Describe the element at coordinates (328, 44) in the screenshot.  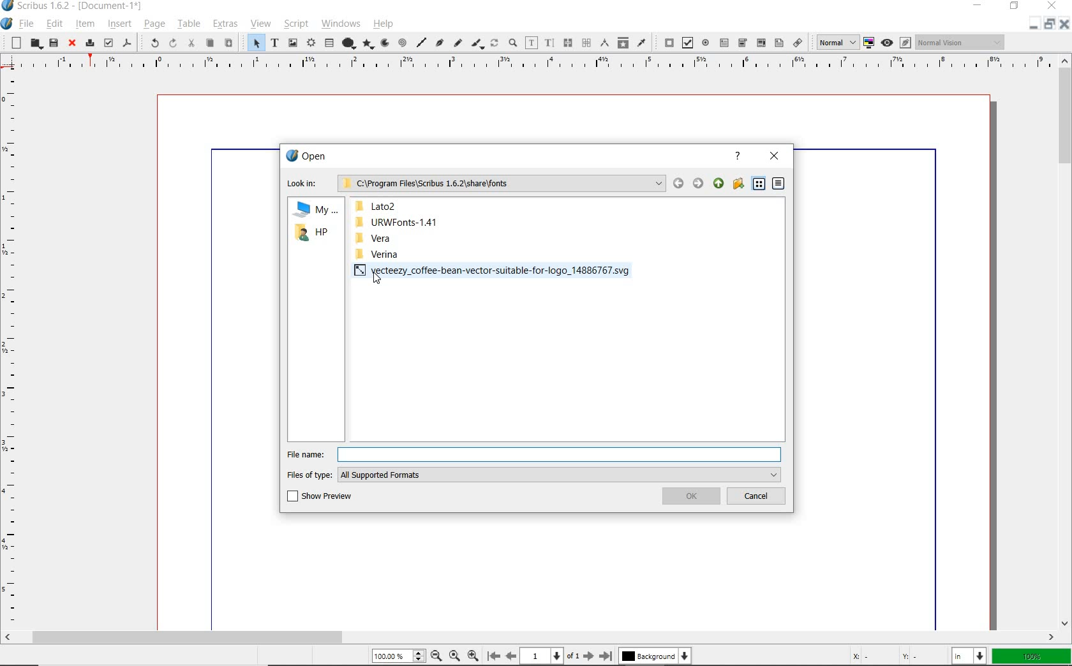
I see `table` at that location.